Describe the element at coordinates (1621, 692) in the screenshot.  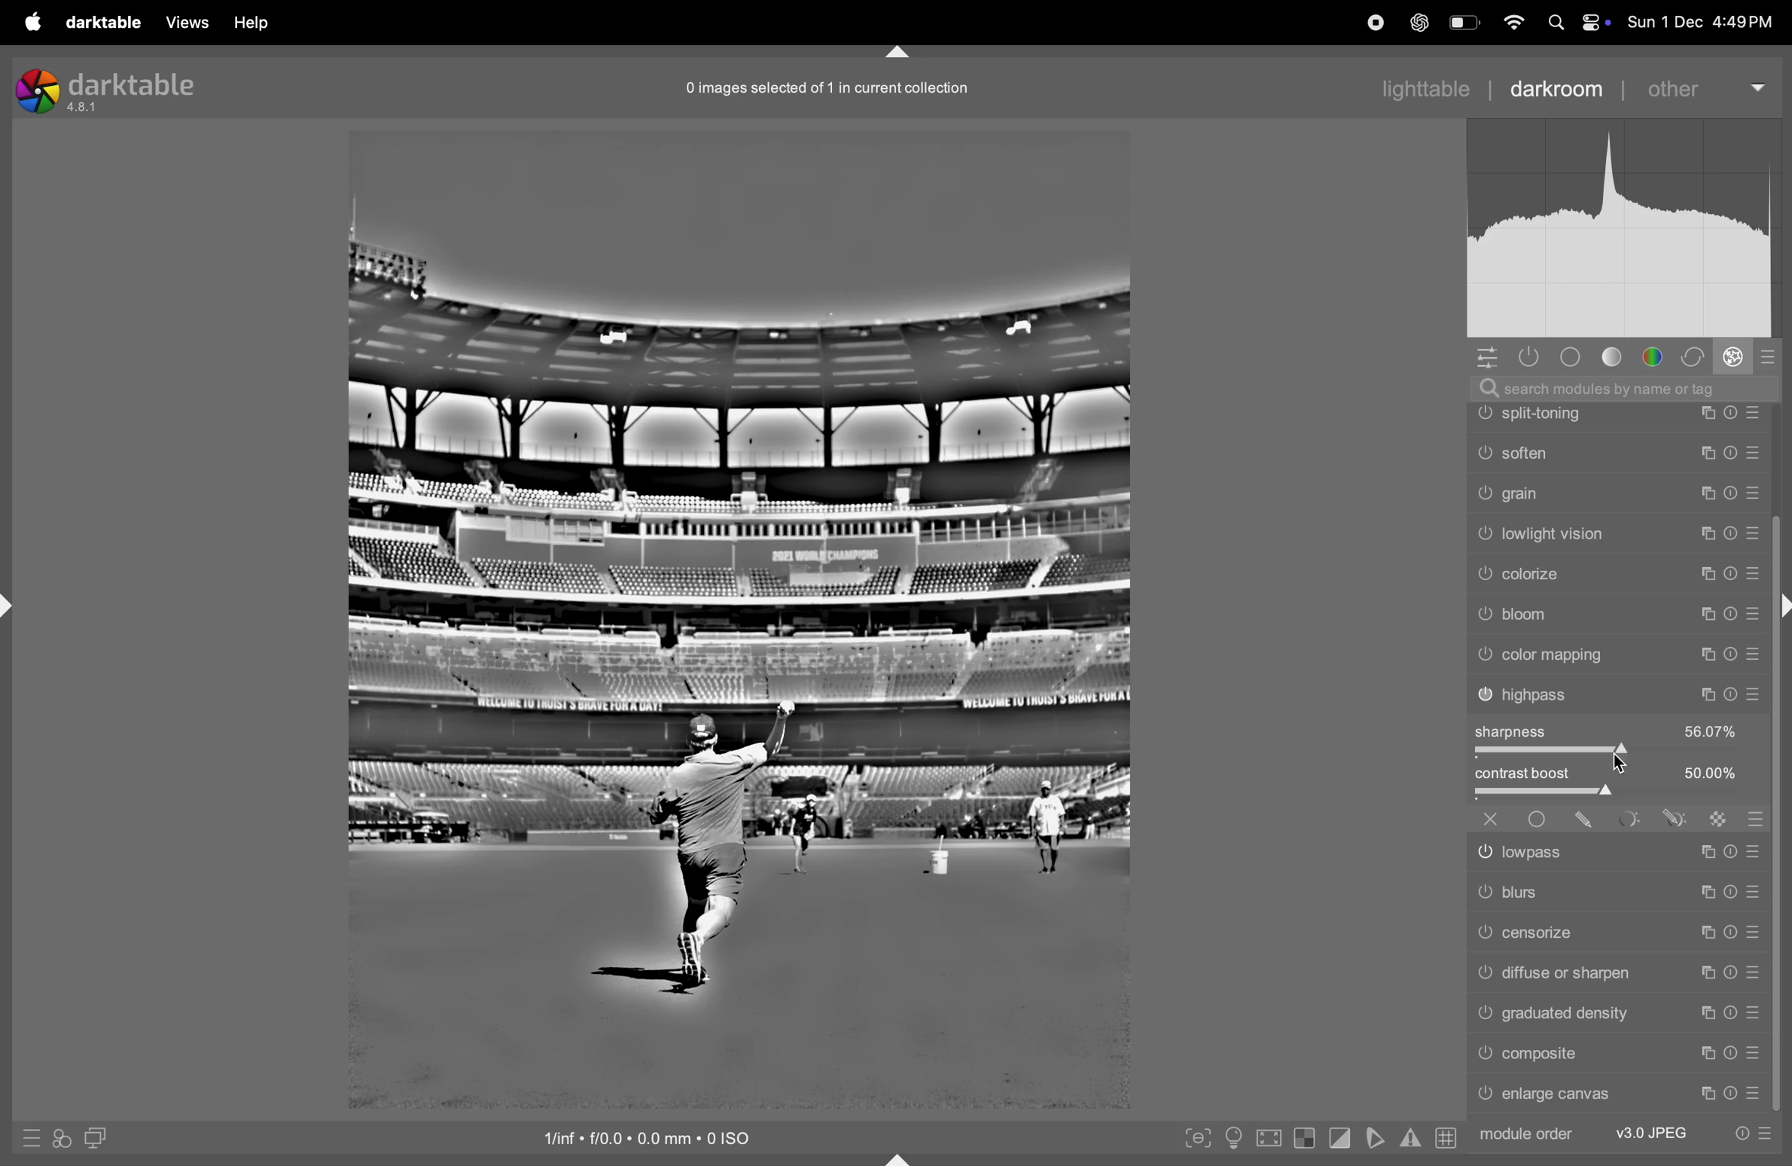
I see `colorize` at that location.